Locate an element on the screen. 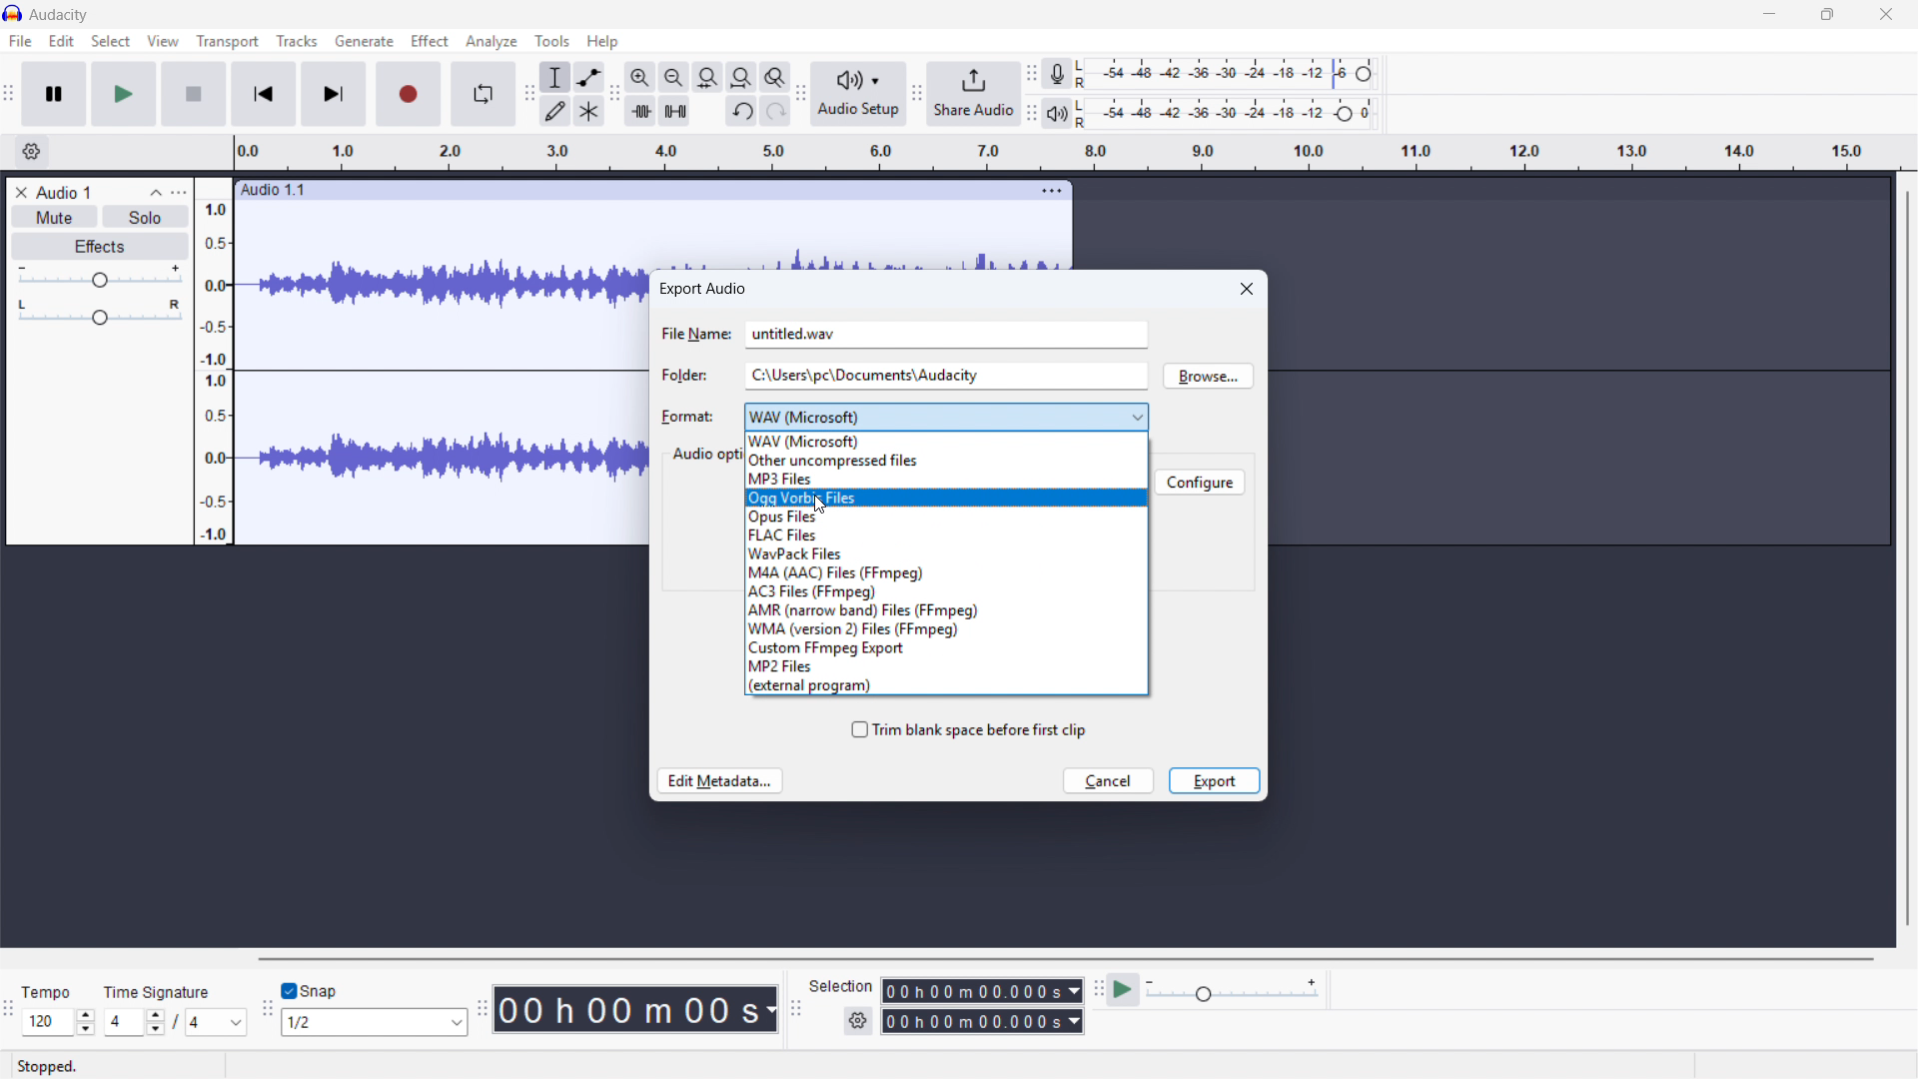 This screenshot has height=1079, width=1918. format is located at coordinates (684, 418).